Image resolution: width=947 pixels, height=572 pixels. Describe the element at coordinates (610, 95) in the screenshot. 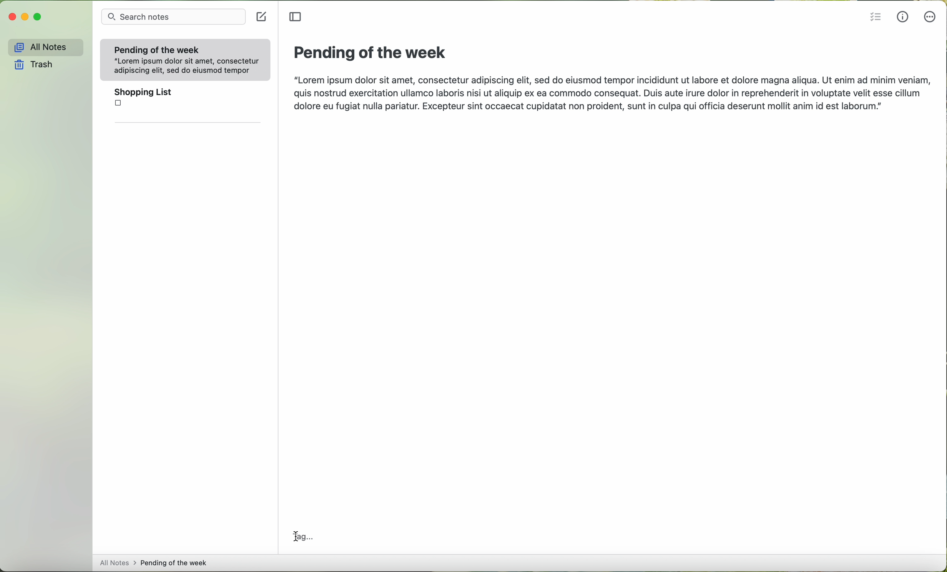

I see `“Lorem ipsum dolor sit amet, consectetur adipiscing elit, sed do eiusmod tempor incididunt ut labore et dolore magna aliqua. Ut enim ad minim veniam,
quis nostrud exercitation ullamco laboris nisi ut aliquip ex ea commodo consequat. Duis aute irure dolor in reprehenderit in voluptate velit esse cillum
dolore eu fugiat nulla pariatur. Excepteur sint occaecat cupidatat non proident, sunt in culpa qui officia deserunt mollit anim id est laborum.”` at that location.